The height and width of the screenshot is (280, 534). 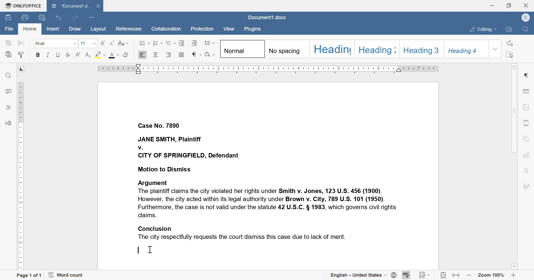 What do you see at coordinates (182, 55) in the screenshot?
I see `justified` at bounding box center [182, 55].